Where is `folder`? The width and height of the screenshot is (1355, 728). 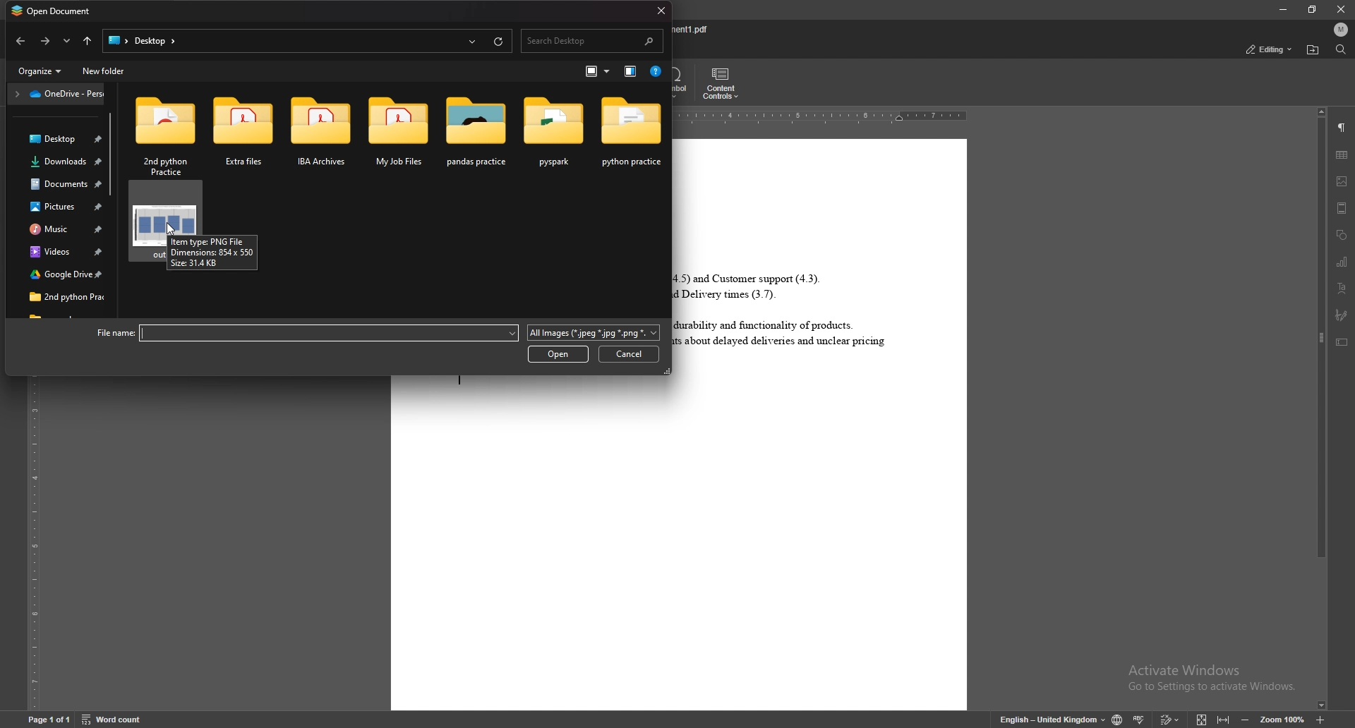
folder is located at coordinates (160, 133).